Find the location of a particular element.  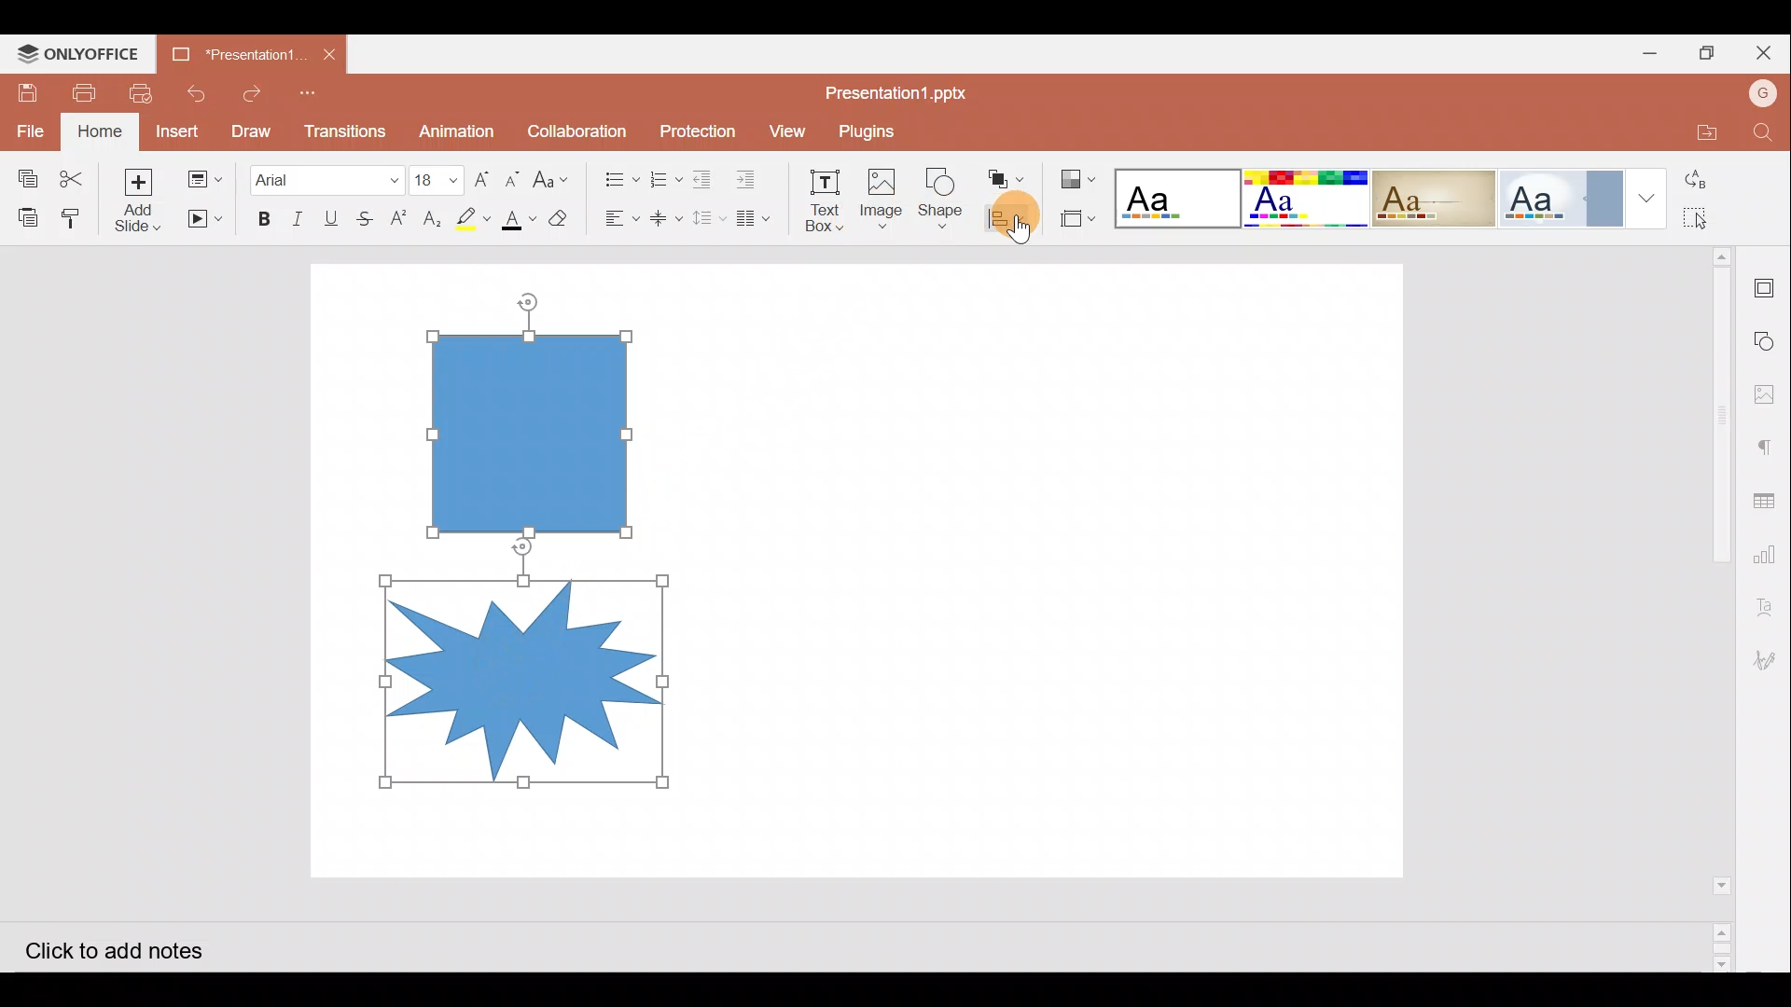

Increase indent is located at coordinates (752, 174).